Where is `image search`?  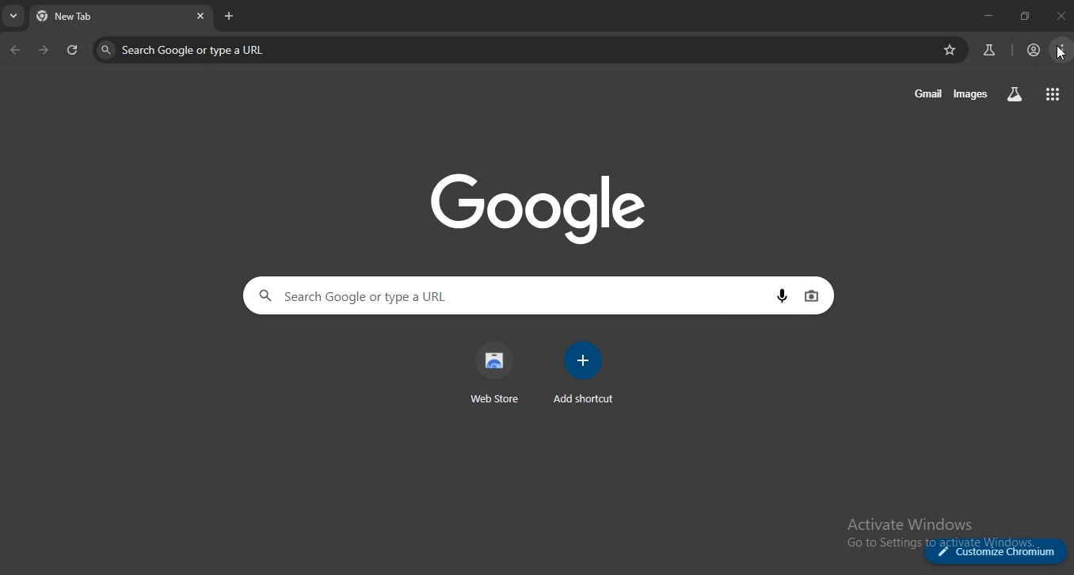
image search is located at coordinates (812, 295).